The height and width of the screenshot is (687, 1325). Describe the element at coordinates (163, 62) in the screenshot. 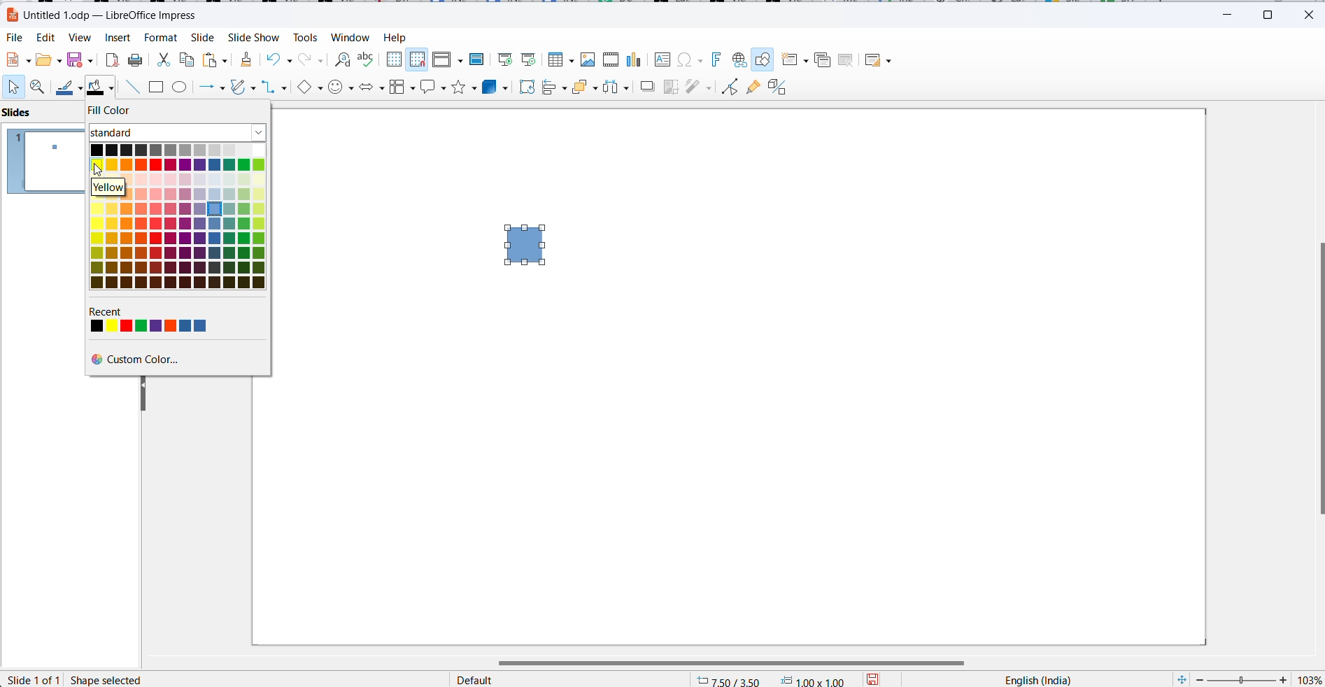

I see `cut` at that location.